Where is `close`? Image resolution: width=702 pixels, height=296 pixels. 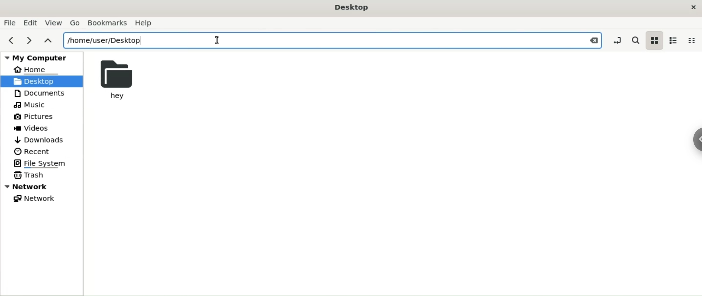 close is located at coordinates (694, 7).